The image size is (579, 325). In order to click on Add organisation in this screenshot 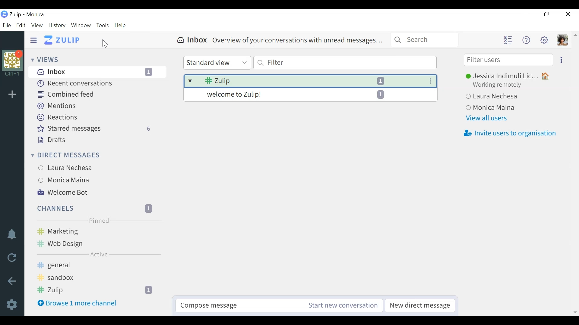, I will do `click(14, 94)`.